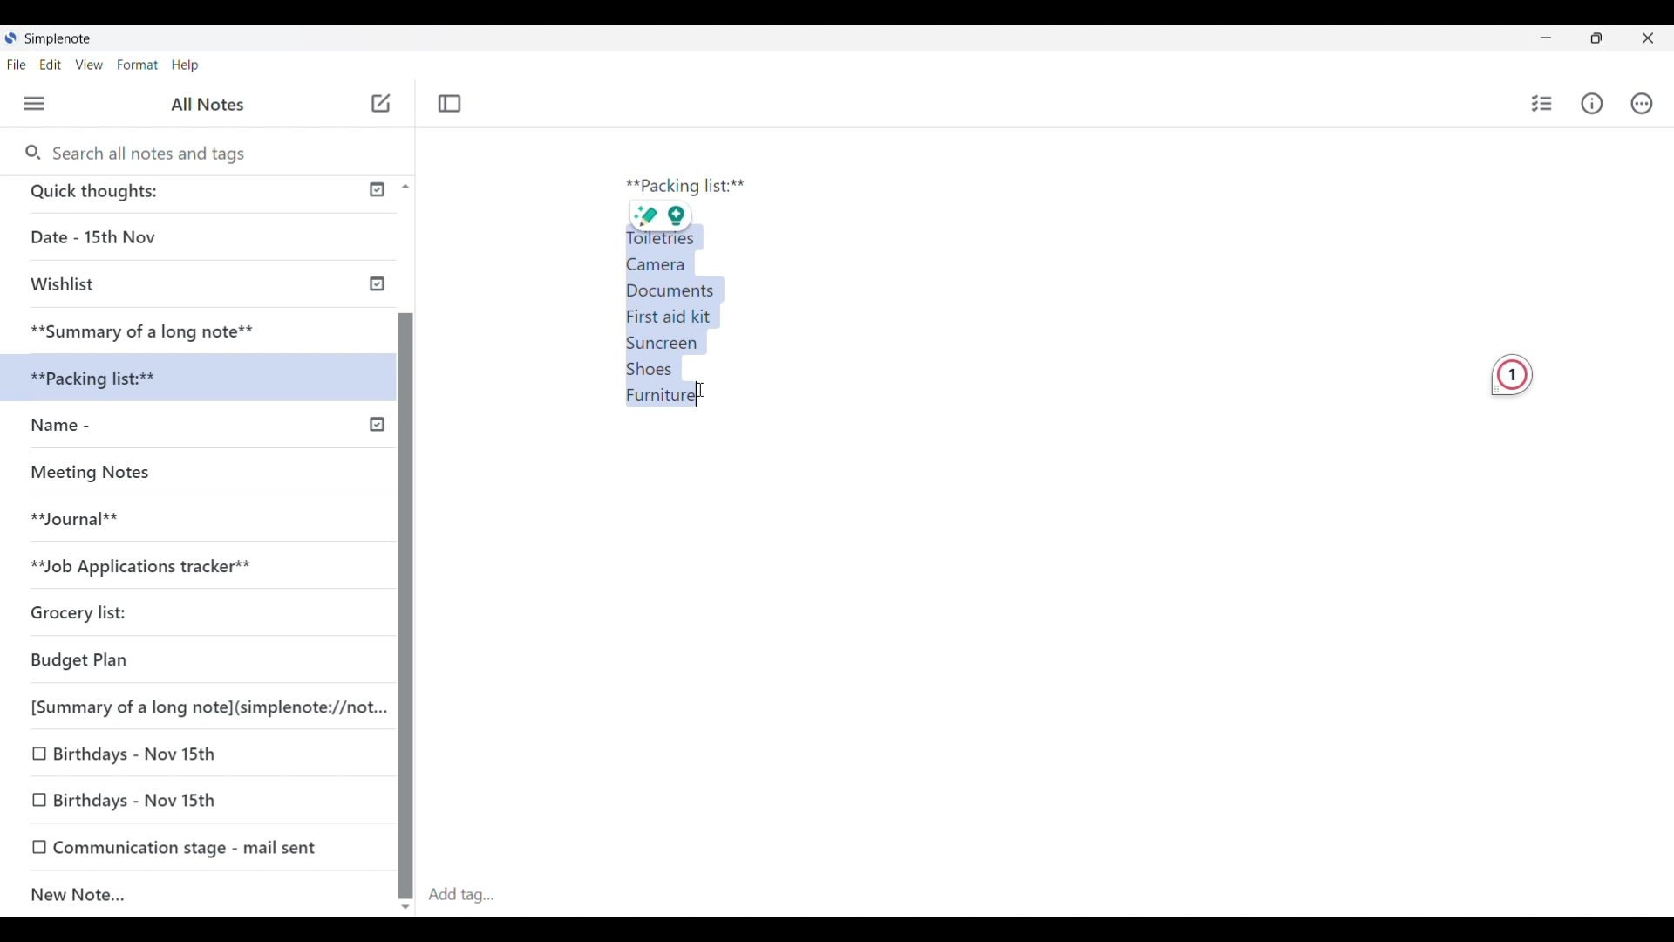 The width and height of the screenshot is (1674, 942). I want to click on Help menu, so click(186, 65).